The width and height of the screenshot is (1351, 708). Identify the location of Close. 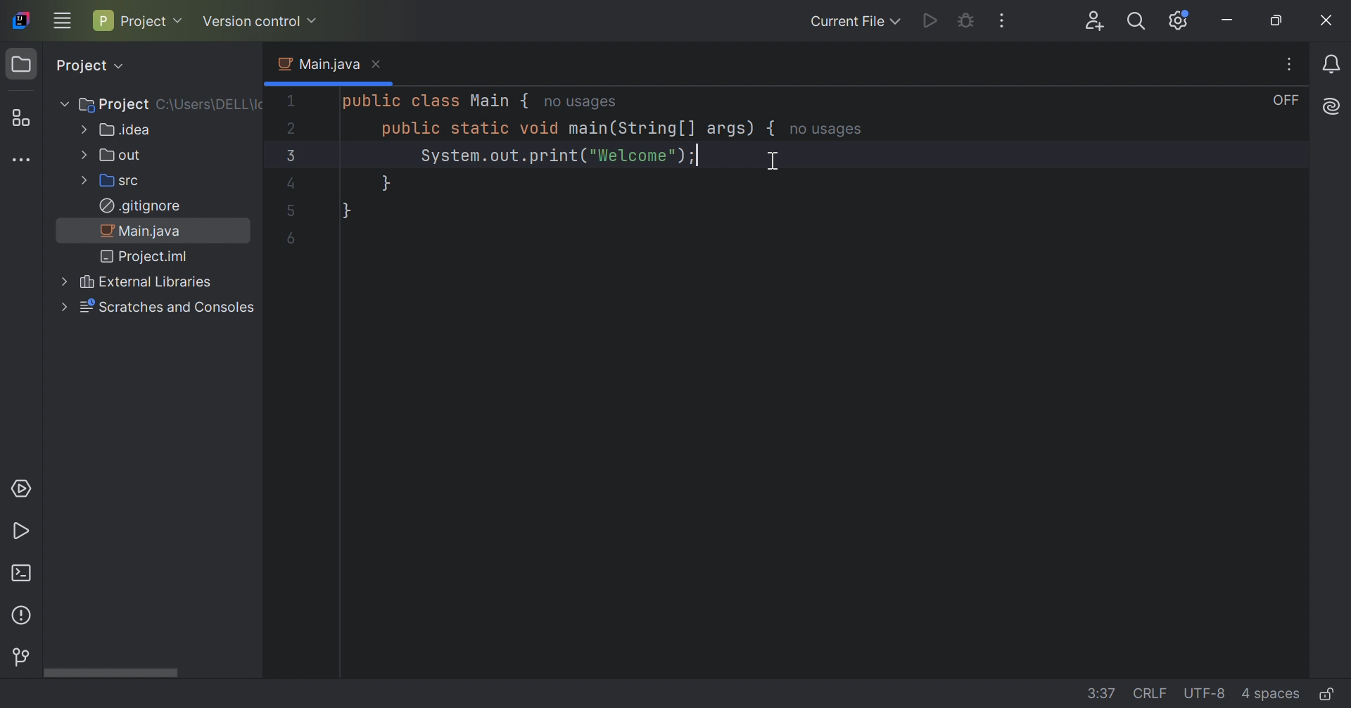
(1326, 20).